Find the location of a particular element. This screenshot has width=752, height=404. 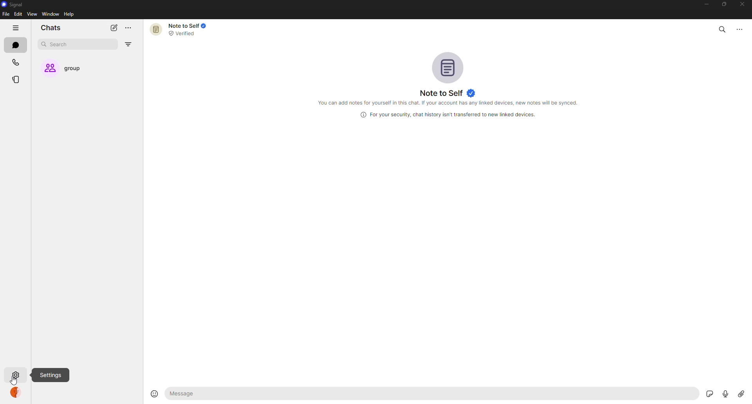

signal is located at coordinates (12, 5).